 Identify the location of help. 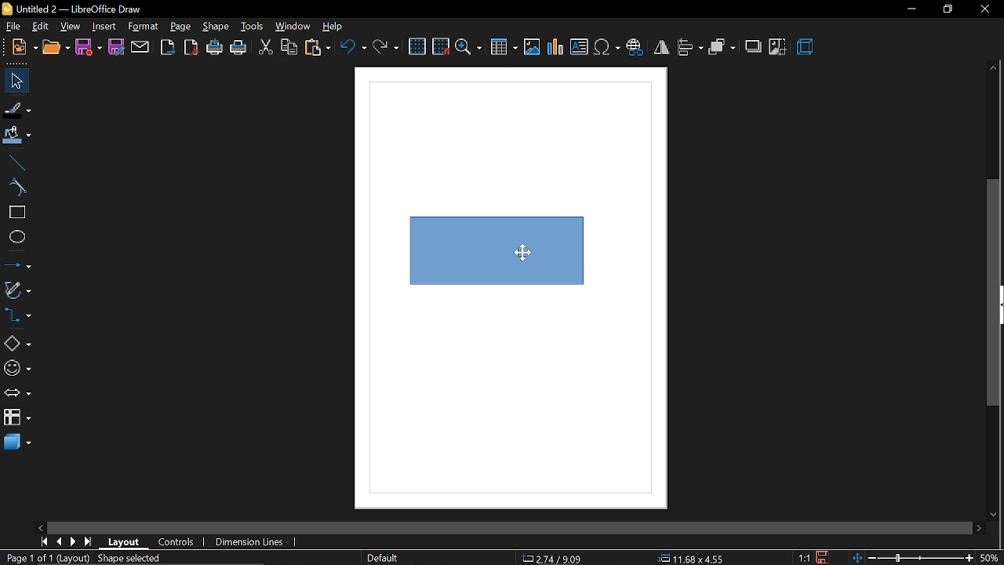
(332, 26).